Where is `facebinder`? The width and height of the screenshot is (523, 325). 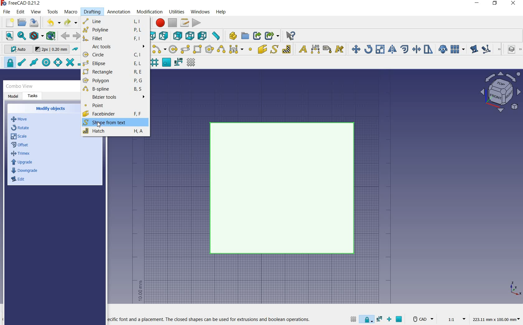 facebinder is located at coordinates (262, 50).